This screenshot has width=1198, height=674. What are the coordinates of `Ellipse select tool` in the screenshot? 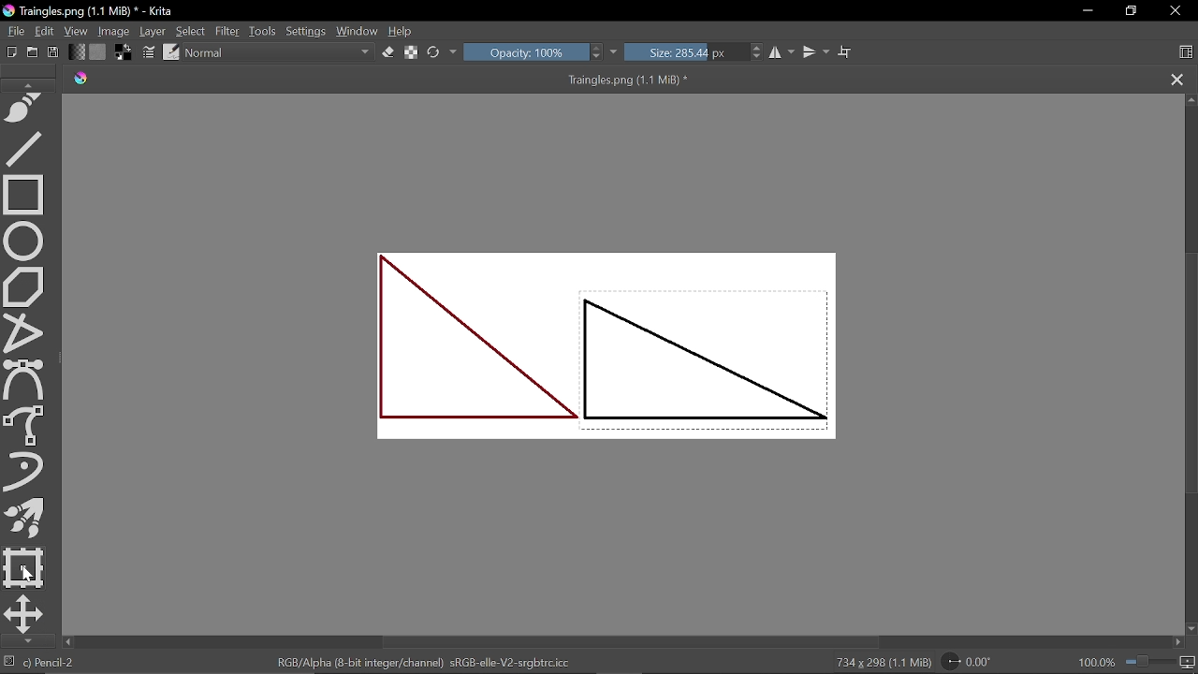 It's located at (27, 239).